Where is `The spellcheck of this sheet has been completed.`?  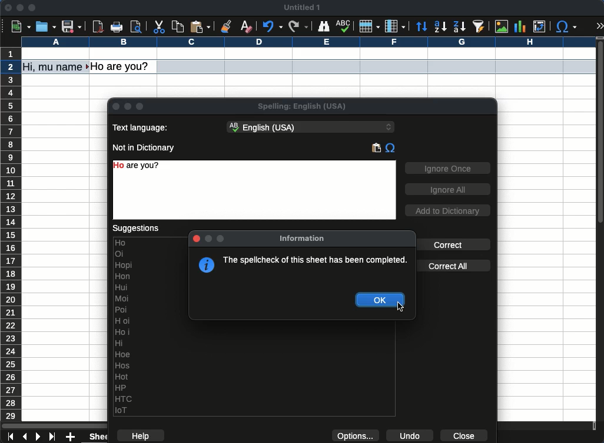
The spellcheck of this sheet has been completed. is located at coordinates (315, 260).